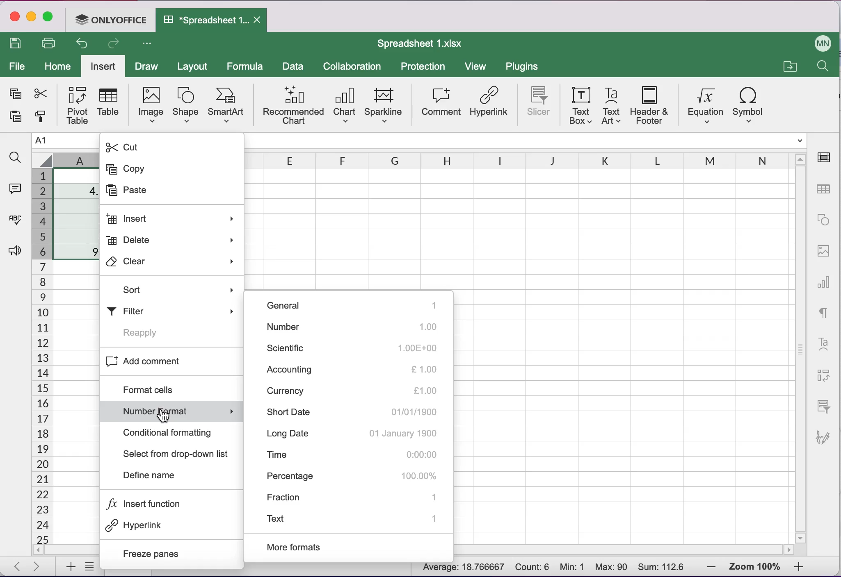  What do you see at coordinates (32, 18) in the screenshot?
I see `minimize` at bounding box center [32, 18].